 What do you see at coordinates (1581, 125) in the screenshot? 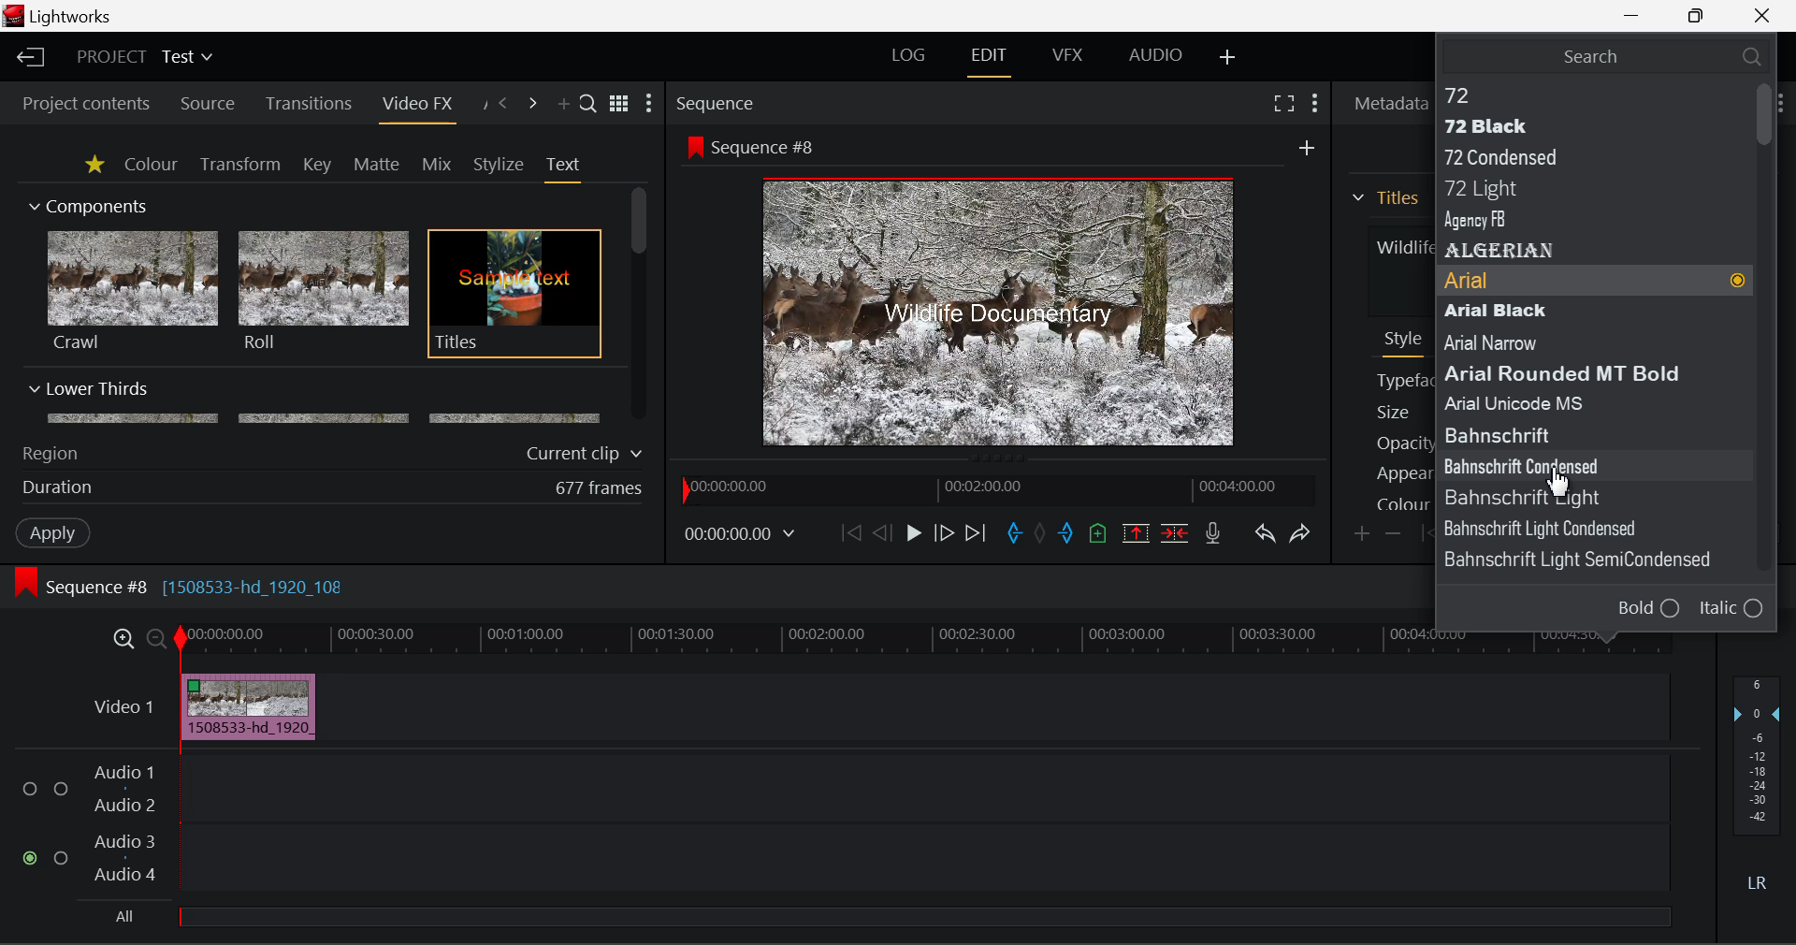
I see `72 Black` at bounding box center [1581, 125].